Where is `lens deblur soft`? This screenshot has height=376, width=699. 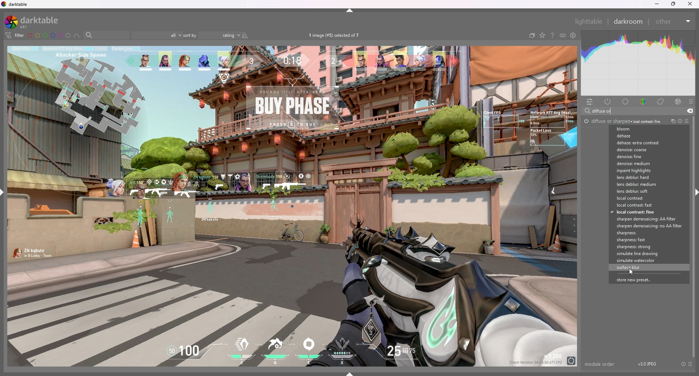
lens deblur soft is located at coordinates (644, 192).